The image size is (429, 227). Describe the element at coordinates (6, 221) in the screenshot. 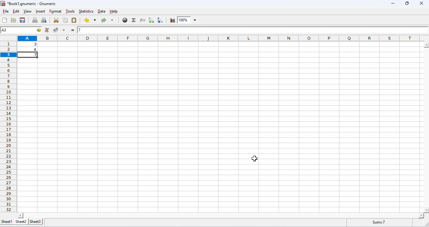

I see `sheet 1` at that location.